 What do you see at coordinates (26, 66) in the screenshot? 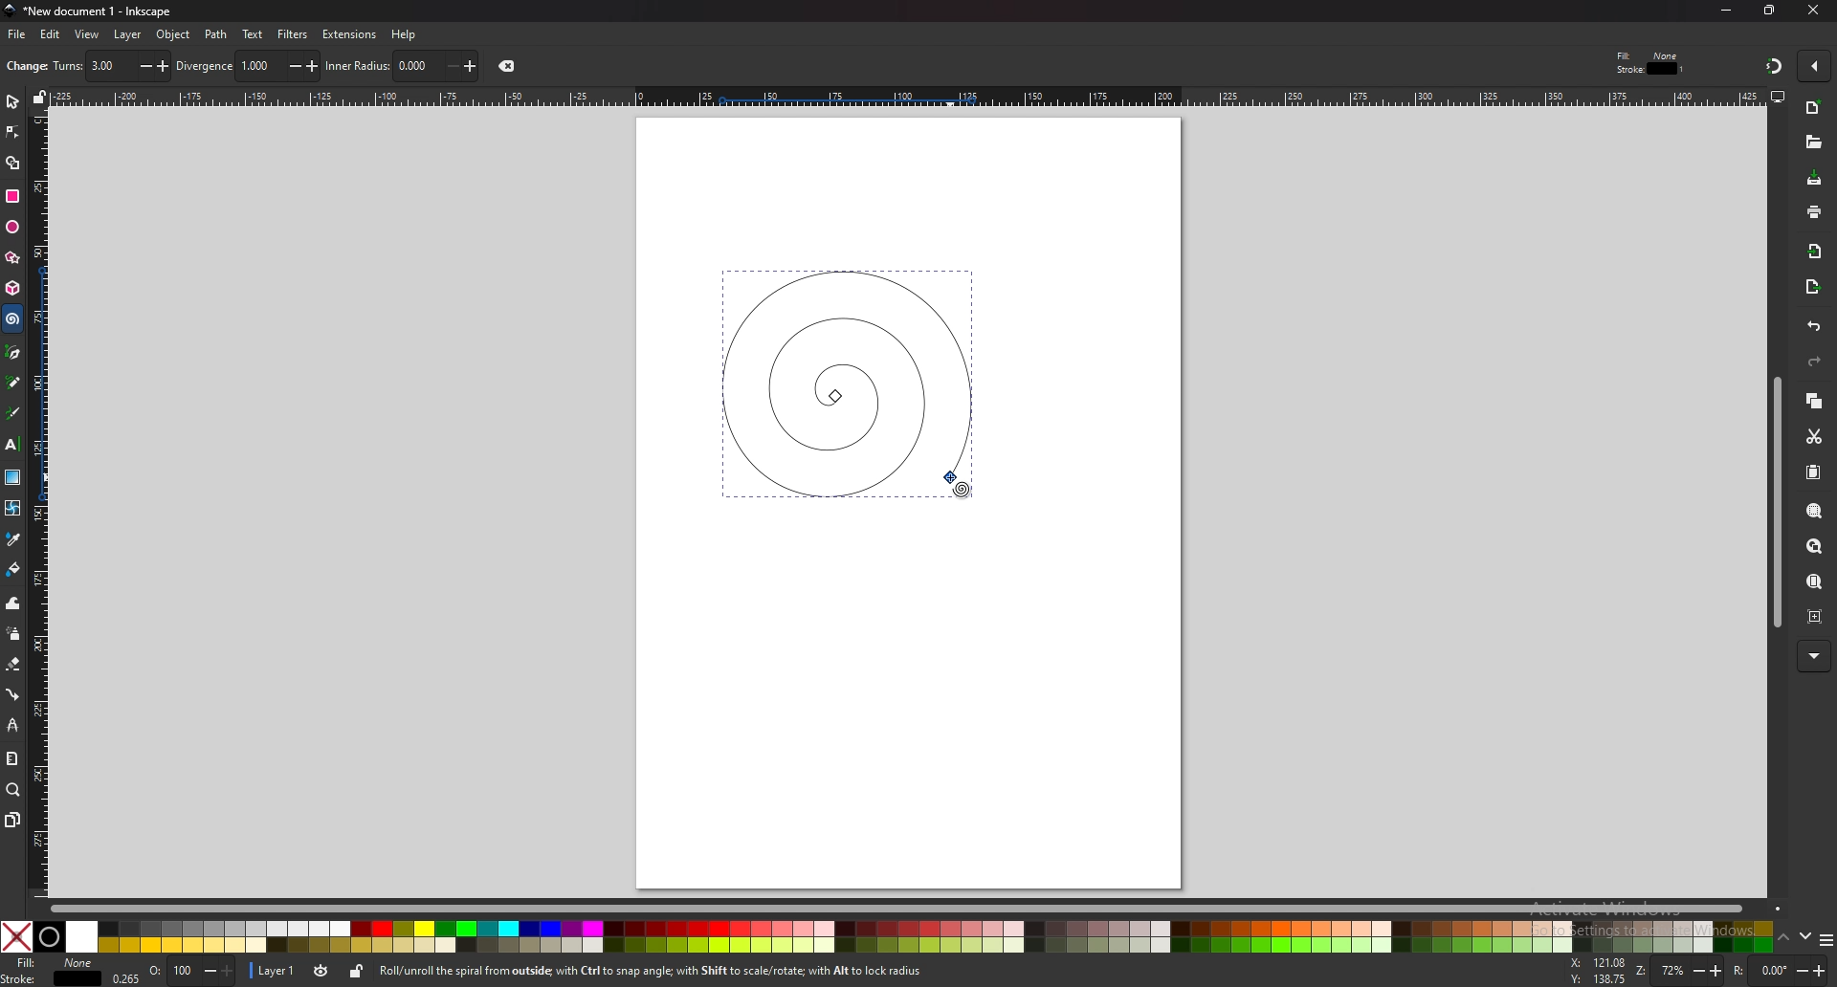
I see `Change:` at bounding box center [26, 66].